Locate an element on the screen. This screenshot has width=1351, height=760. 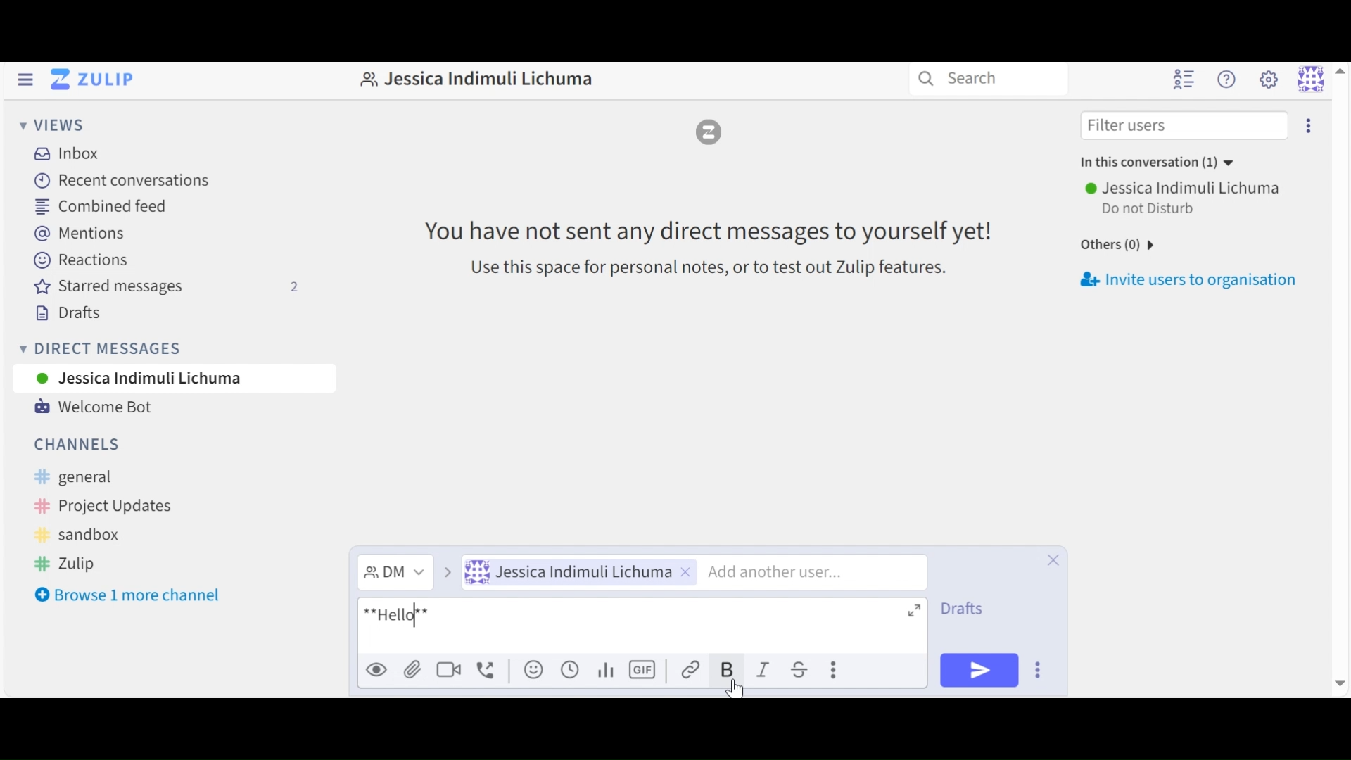
more actions is located at coordinates (835, 671).